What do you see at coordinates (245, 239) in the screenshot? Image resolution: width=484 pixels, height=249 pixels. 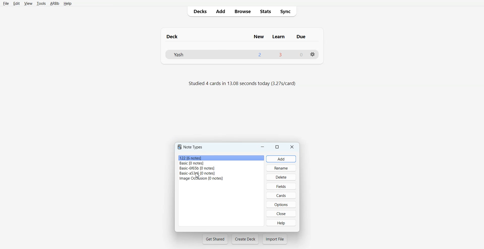 I see `Create Deck` at bounding box center [245, 239].